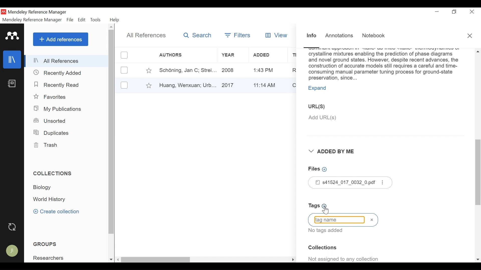  What do you see at coordinates (149, 70) in the screenshot?
I see `Toggle Favorite` at bounding box center [149, 70].